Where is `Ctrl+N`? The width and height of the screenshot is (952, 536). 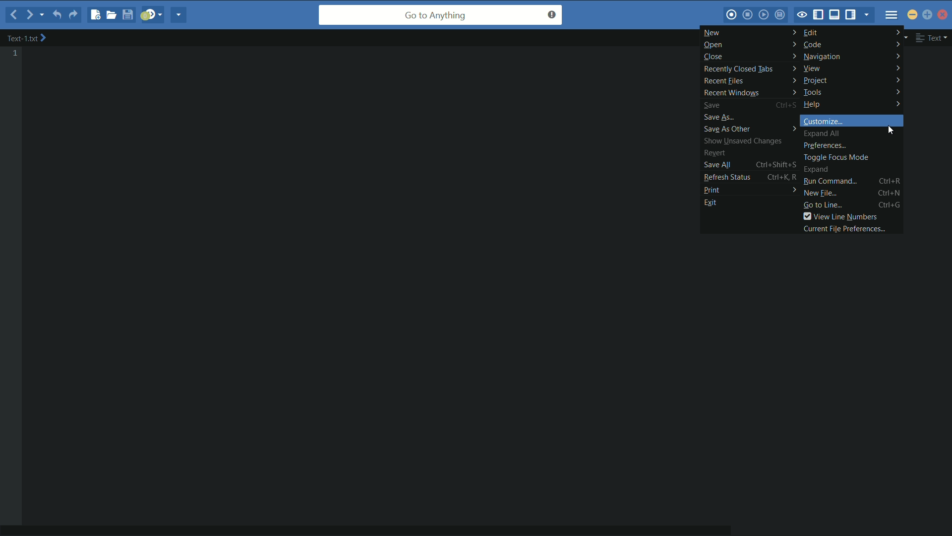
Ctrl+N is located at coordinates (890, 193).